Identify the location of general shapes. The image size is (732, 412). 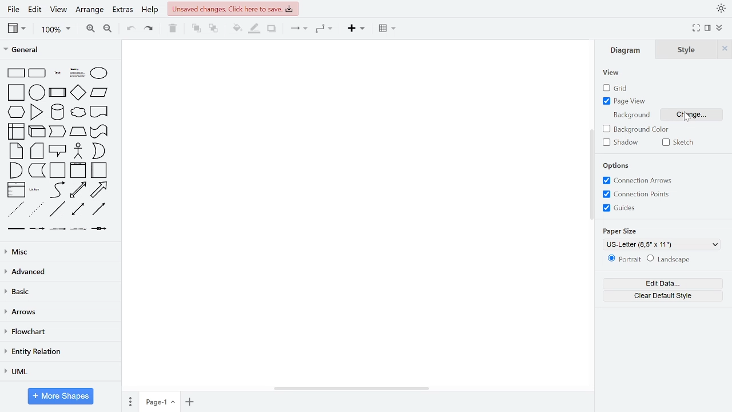
(58, 229).